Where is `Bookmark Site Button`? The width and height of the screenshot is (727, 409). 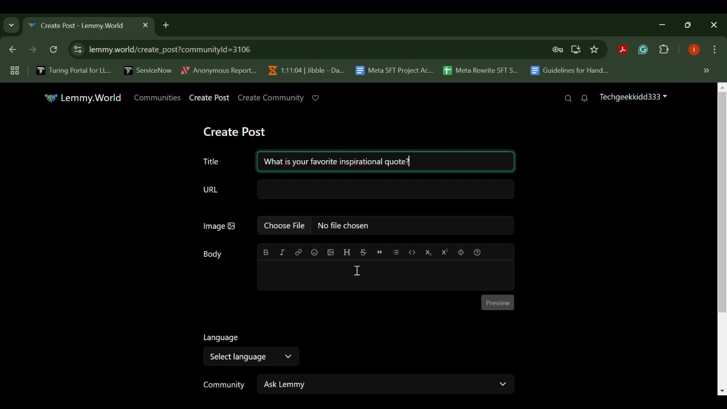
Bookmark Site Button is located at coordinates (594, 50).